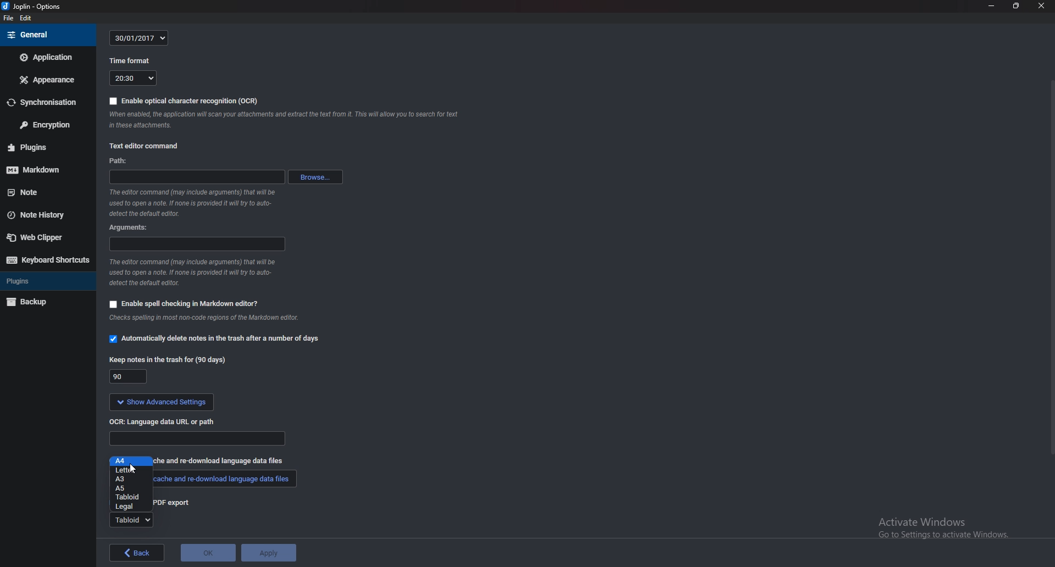 This screenshot has height=567, width=1055. Describe the element at coordinates (169, 359) in the screenshot. I see `keep note for 90 days` at that location.